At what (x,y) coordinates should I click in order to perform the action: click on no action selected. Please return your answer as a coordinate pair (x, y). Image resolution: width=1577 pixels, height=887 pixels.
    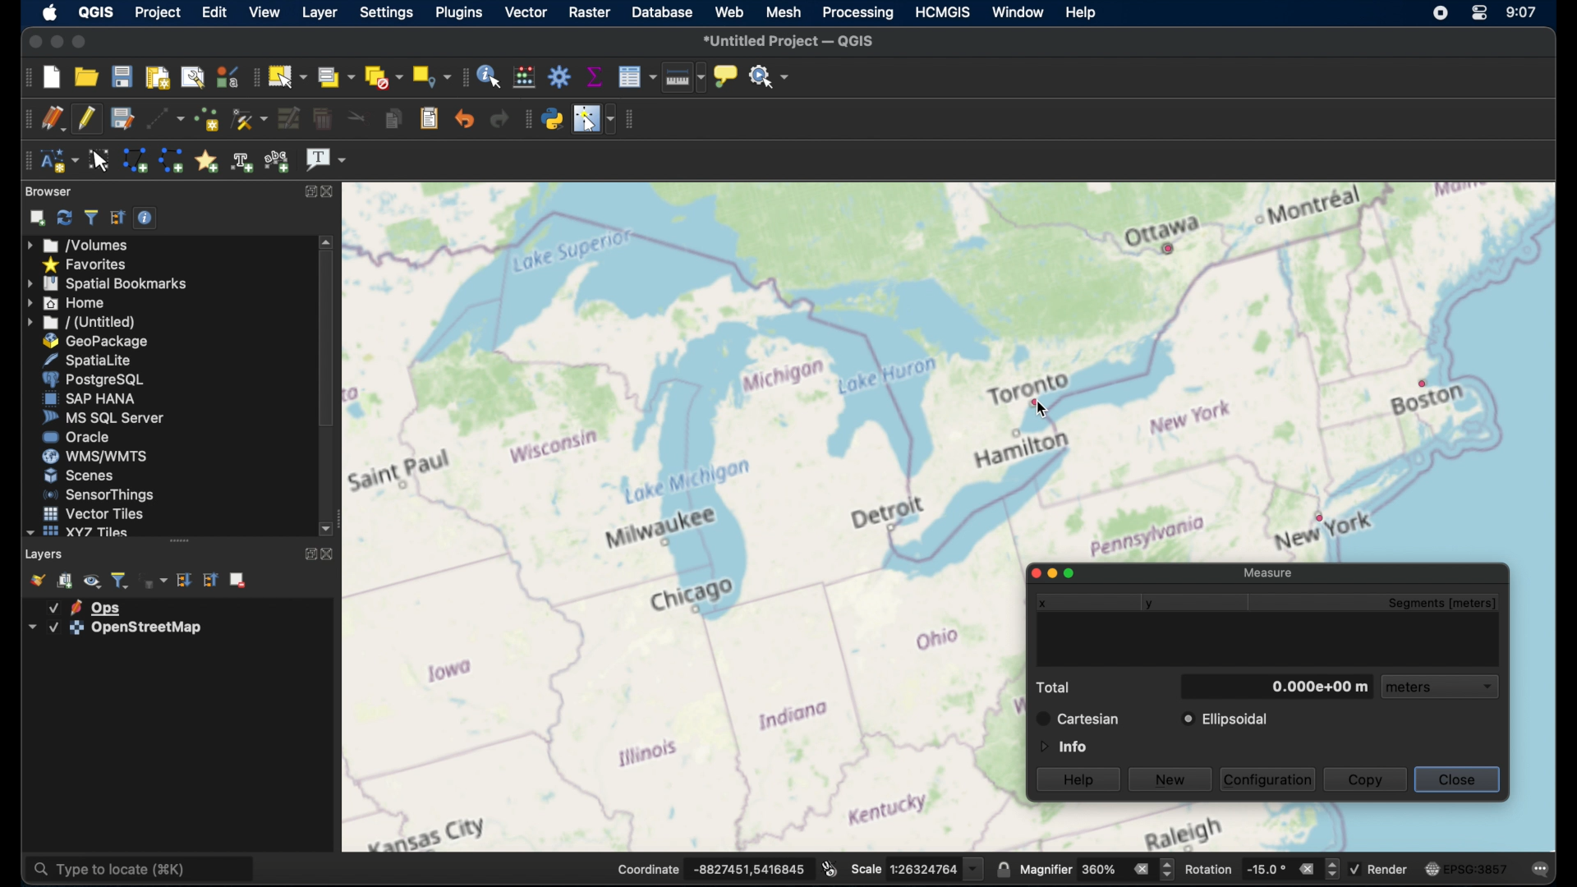
    Looking at the image, I should click on (770, 75).